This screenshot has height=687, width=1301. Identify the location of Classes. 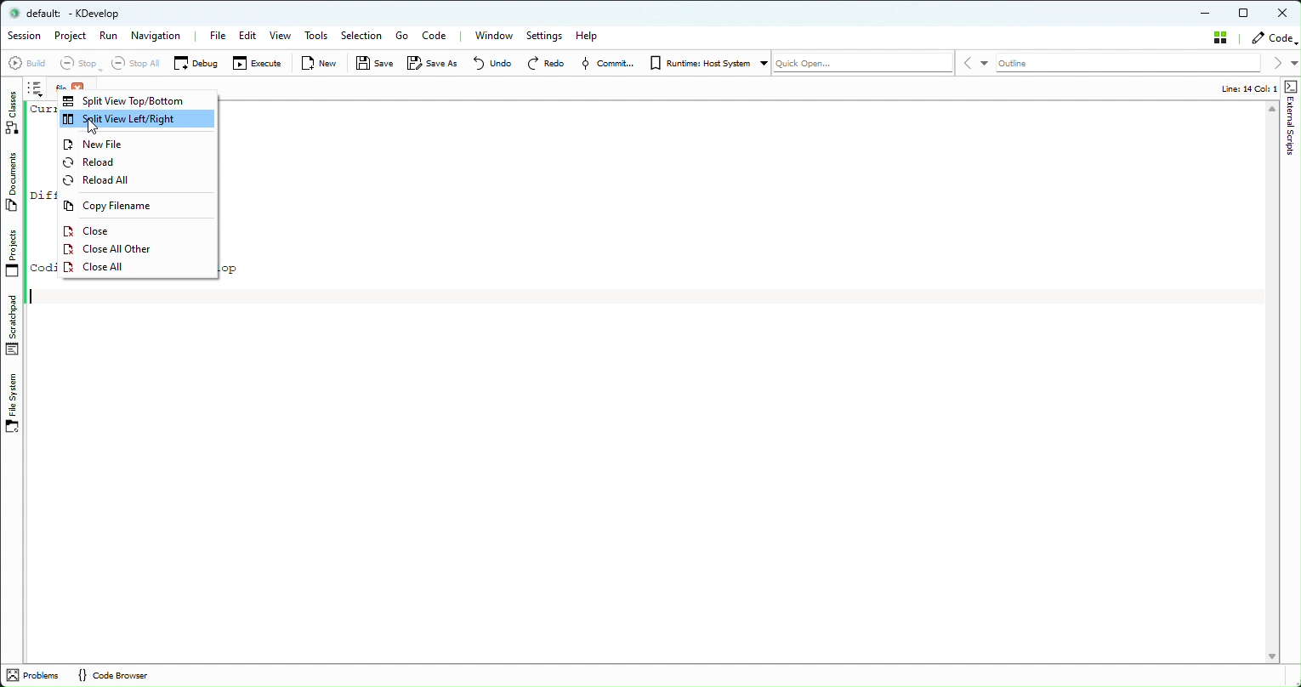
(13, 112).